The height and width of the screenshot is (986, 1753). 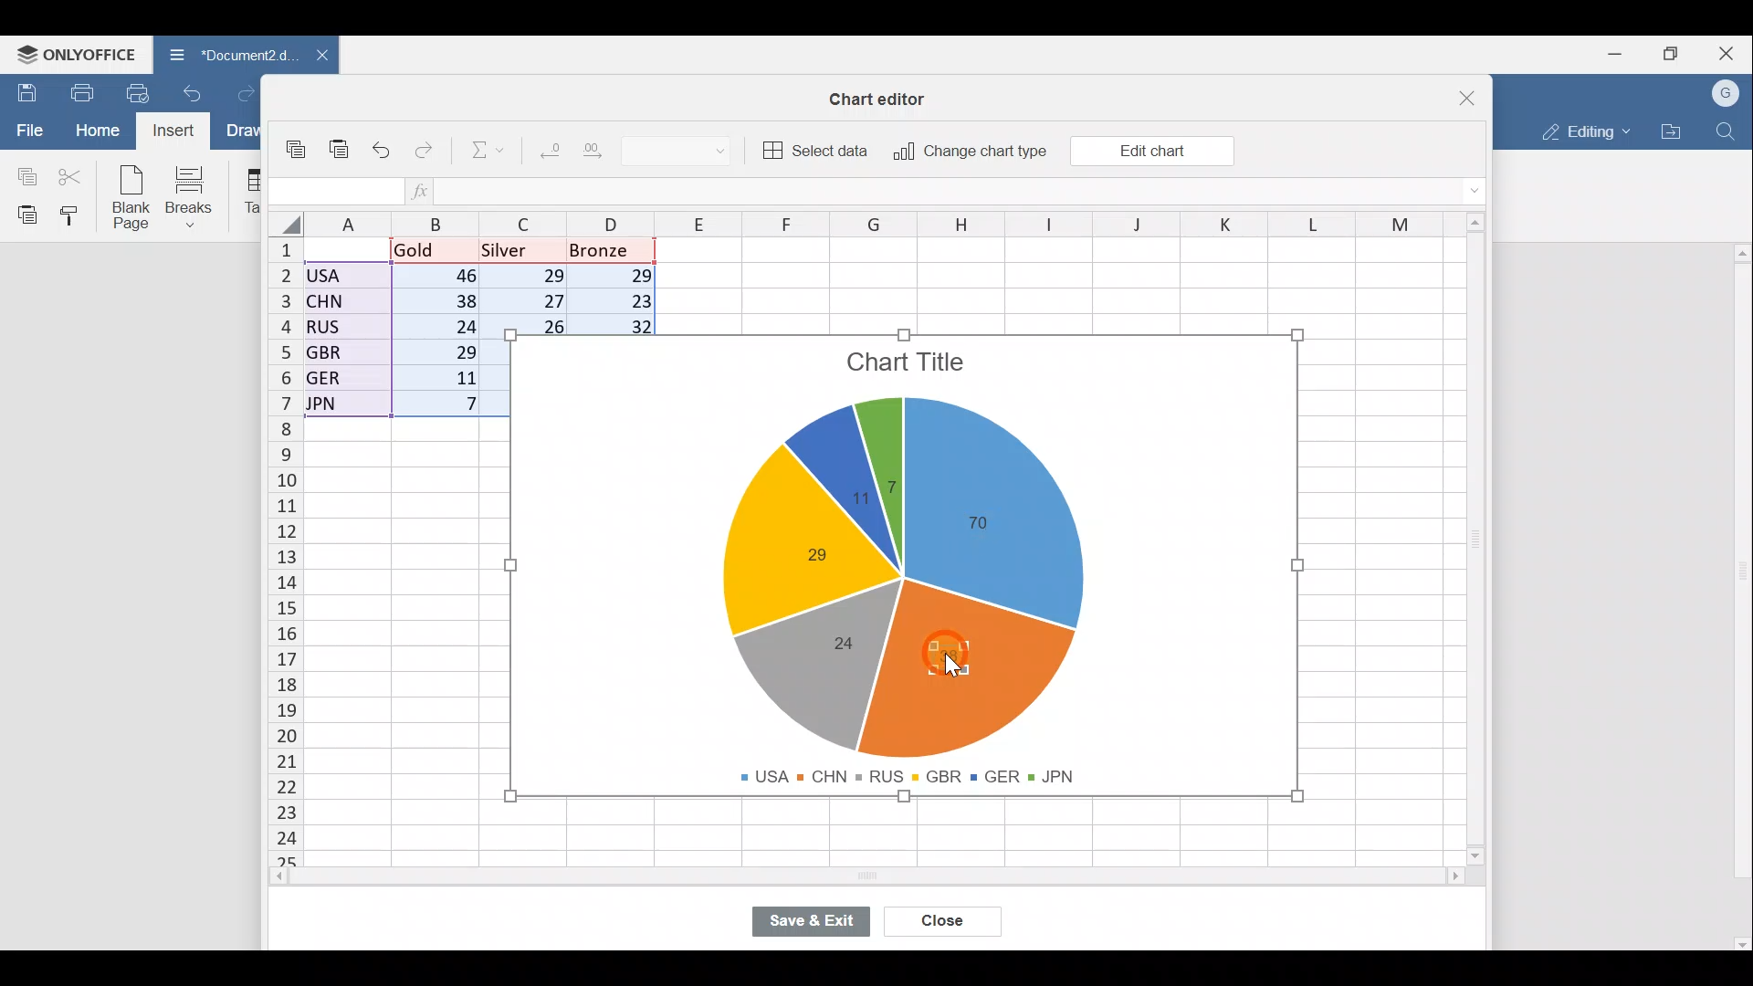 I want to click on Document name, so click(x=226, y=57).